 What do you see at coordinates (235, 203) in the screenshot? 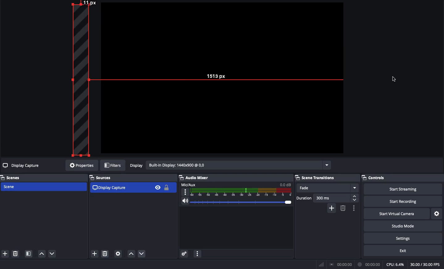
I see `Volume` at bounding box center [235, 203].